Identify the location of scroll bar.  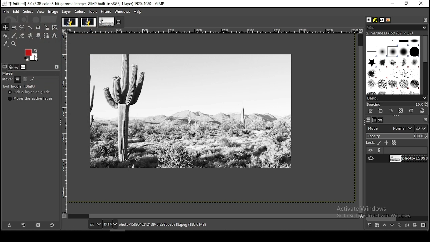
(361, 123).